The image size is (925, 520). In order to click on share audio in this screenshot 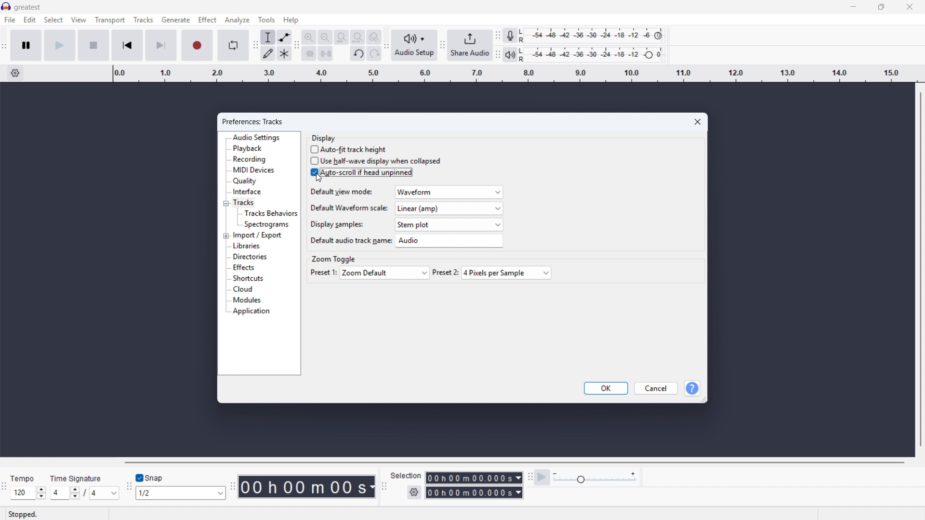, I will do `click(471, 45)`.